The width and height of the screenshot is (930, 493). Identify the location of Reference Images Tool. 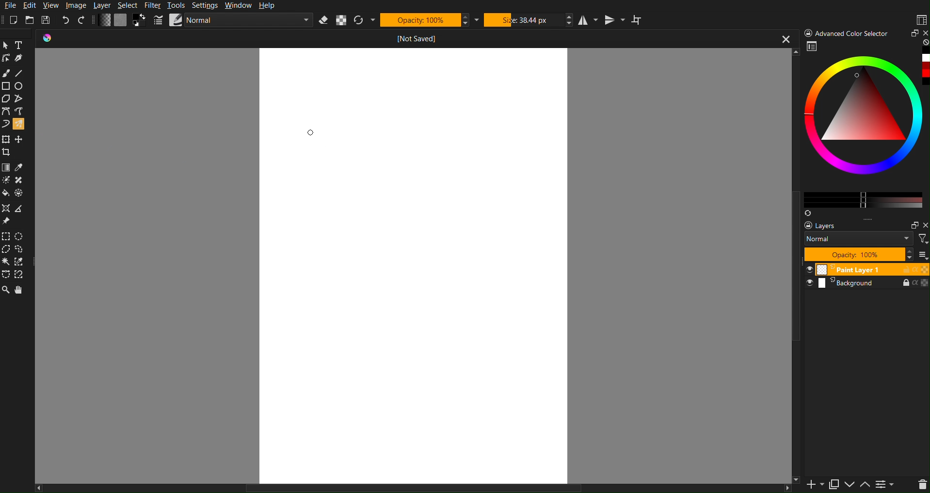
(7, 221).